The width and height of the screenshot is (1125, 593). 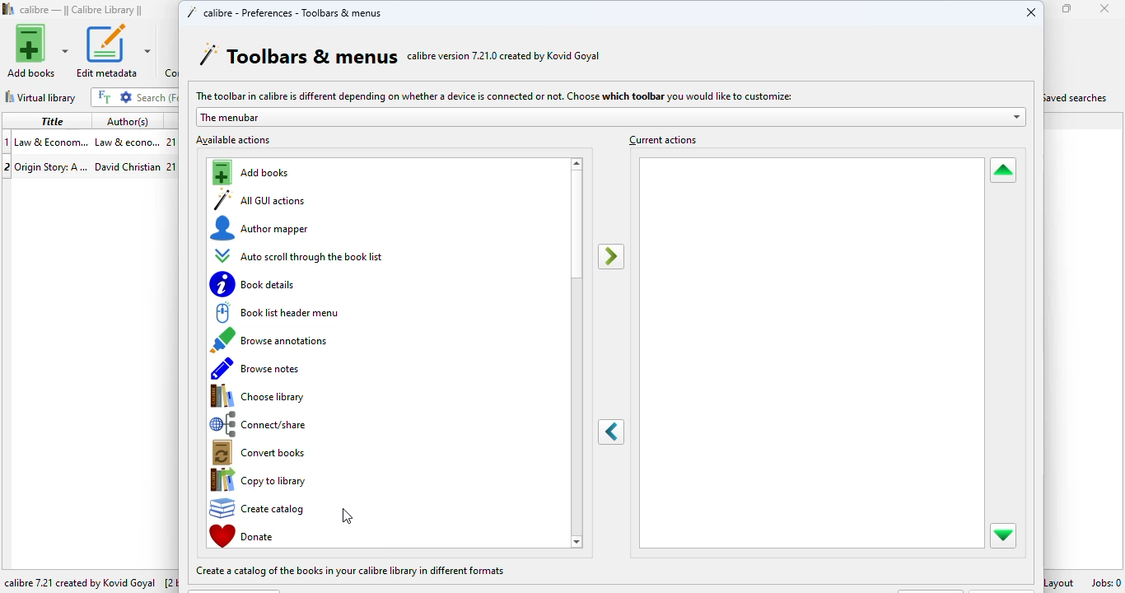 I want to click on author mapper, so click(x=262, y=227).